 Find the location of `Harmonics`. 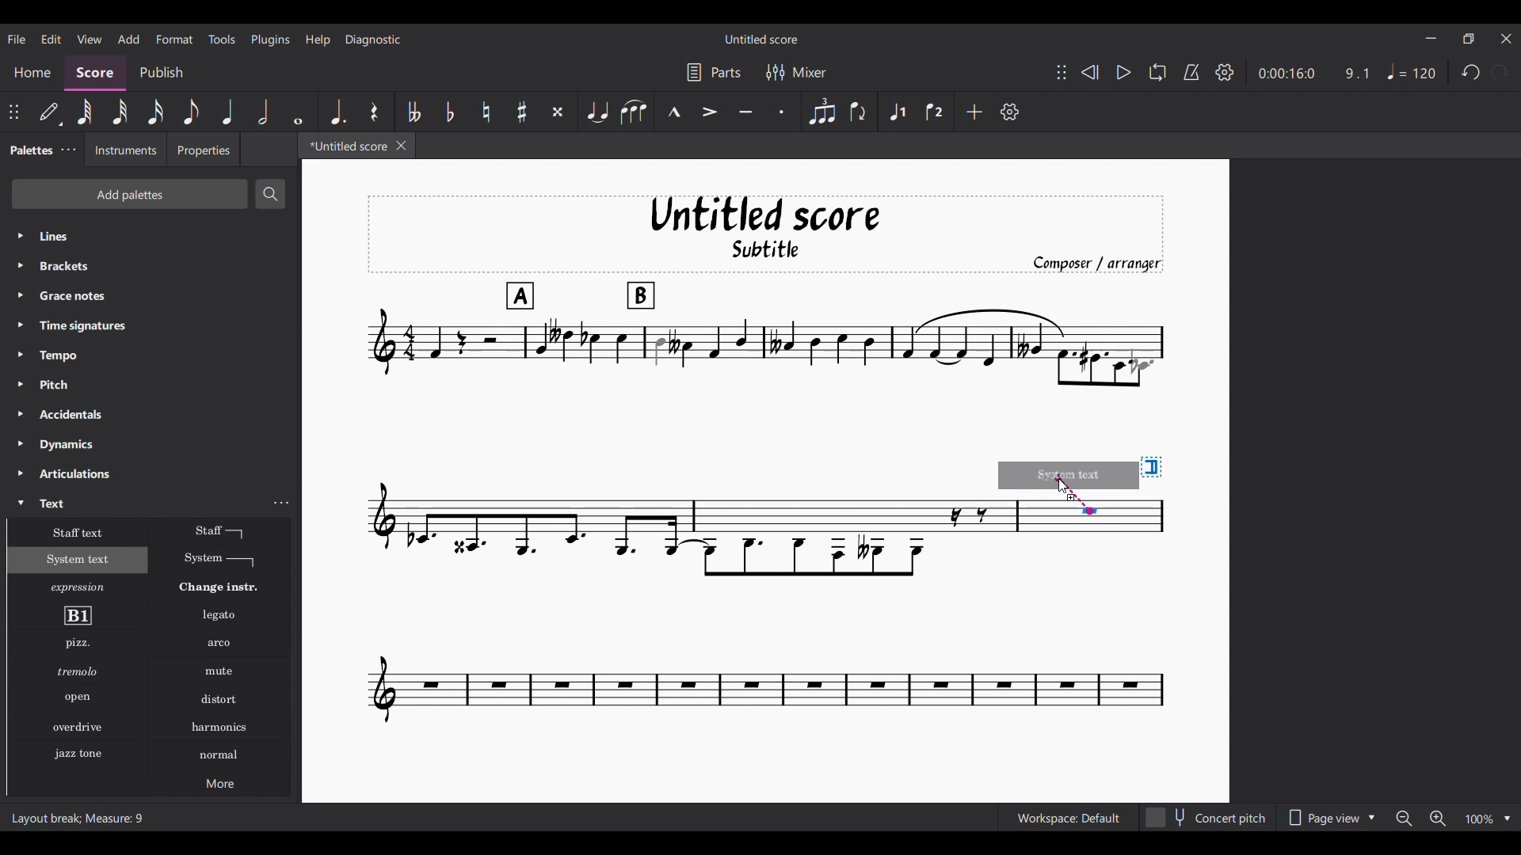

Harmonics is located at coordinates (219, 728).